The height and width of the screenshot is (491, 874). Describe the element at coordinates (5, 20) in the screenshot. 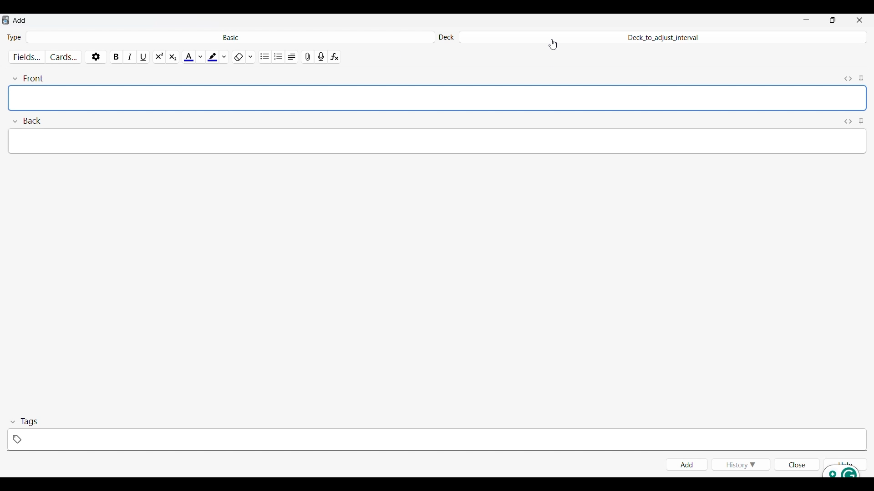

I see `Software logo` at that location.